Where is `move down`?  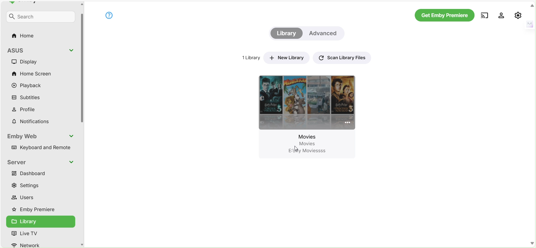
move down is located at coordinates (82, 244).